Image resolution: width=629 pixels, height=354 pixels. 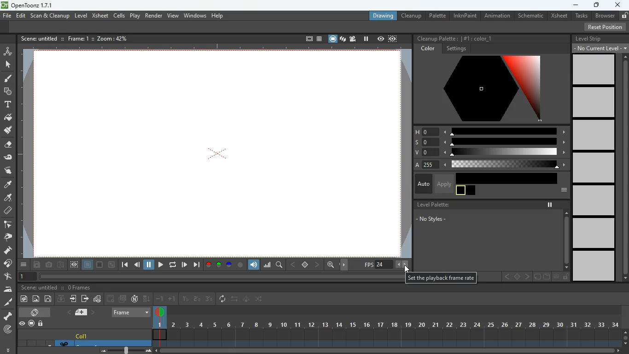 What do you see at coordinates (78, 39) in the screenshot?
I see `frame` at bounding box center [78, 39].